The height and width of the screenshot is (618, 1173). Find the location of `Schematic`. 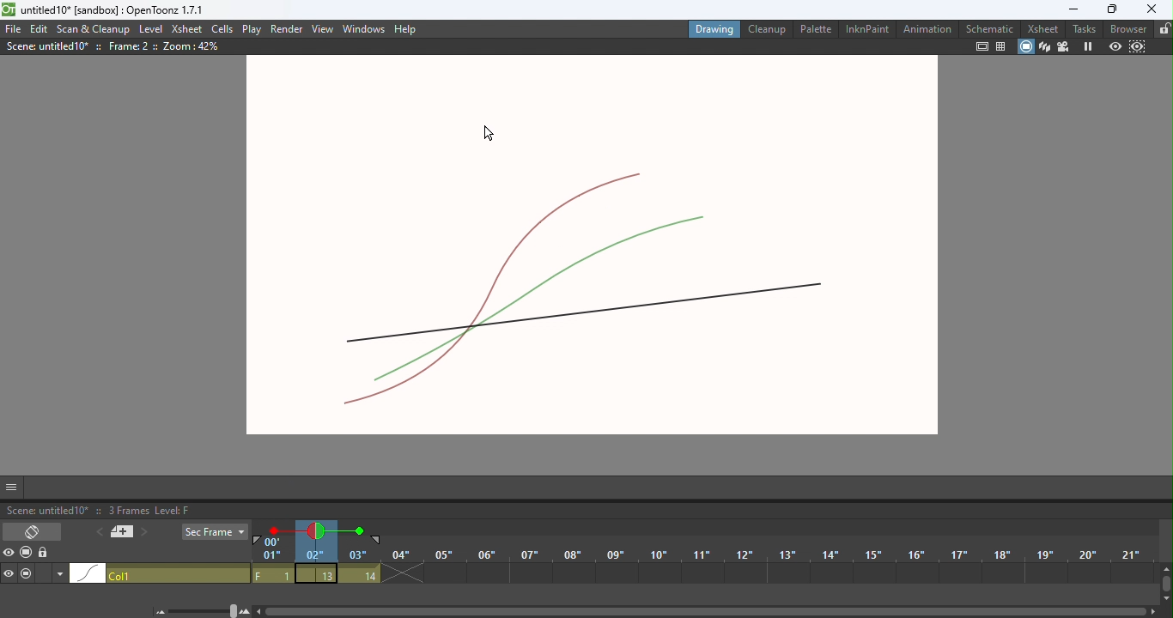

Schematic is located at coordinates (988, 27).